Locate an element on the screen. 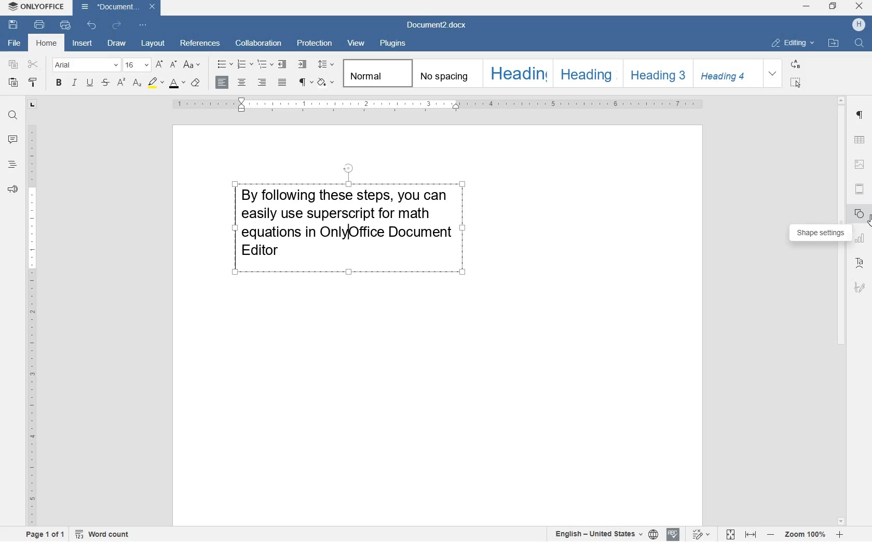 This screenshot has height=542, width=872. HEADING 4 is located at coordinates (725, 74).